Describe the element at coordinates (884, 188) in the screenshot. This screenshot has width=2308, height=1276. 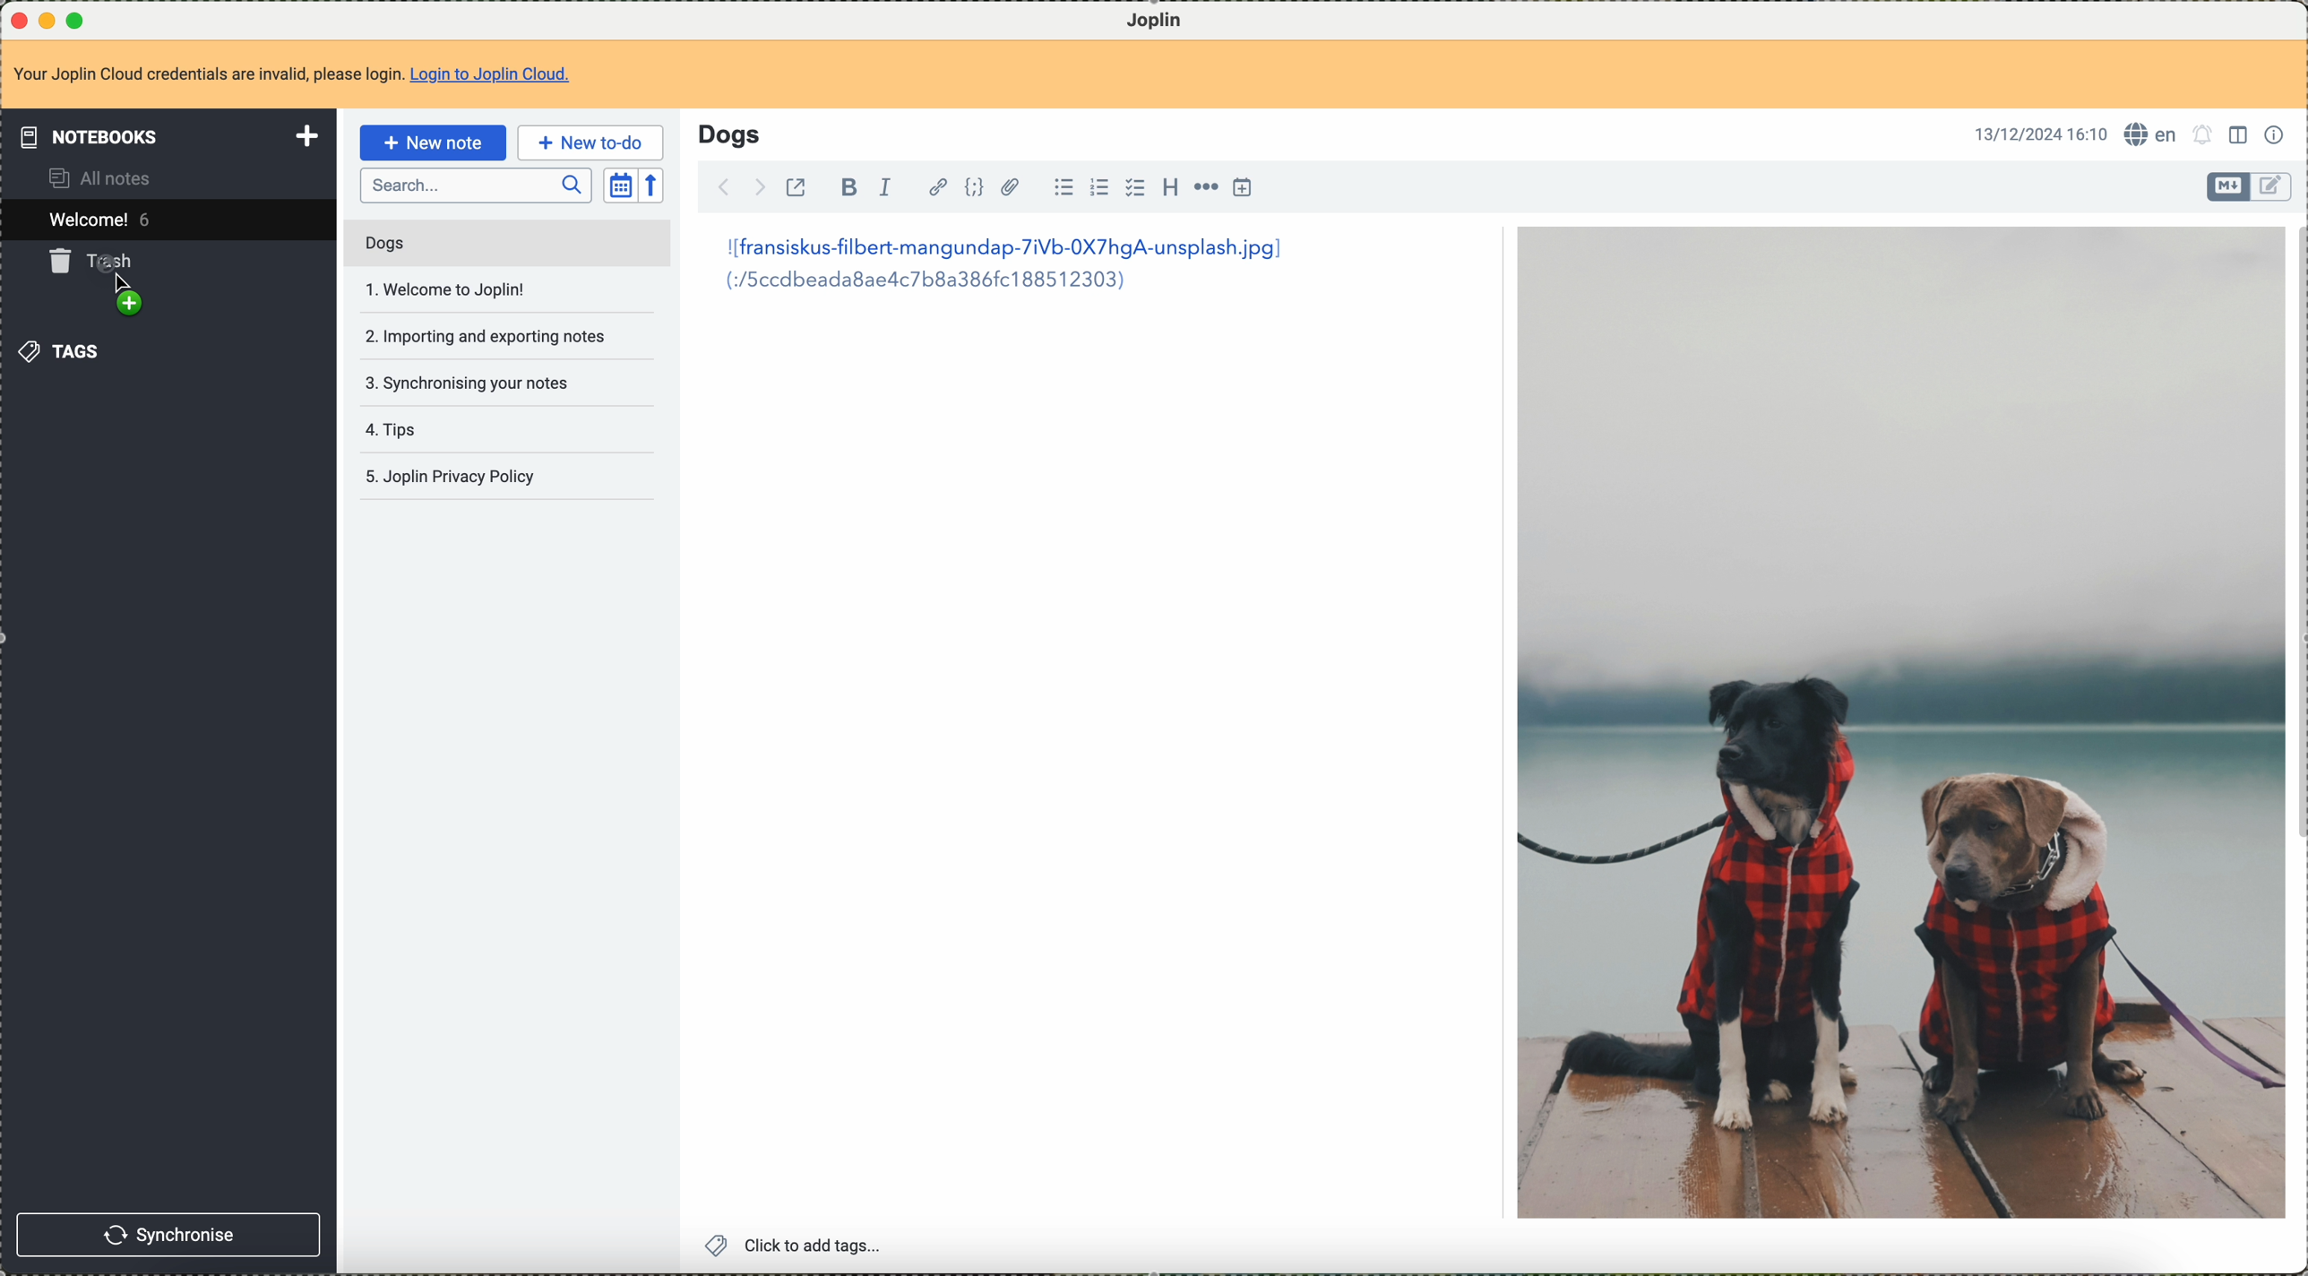
I see `italic` at that location.